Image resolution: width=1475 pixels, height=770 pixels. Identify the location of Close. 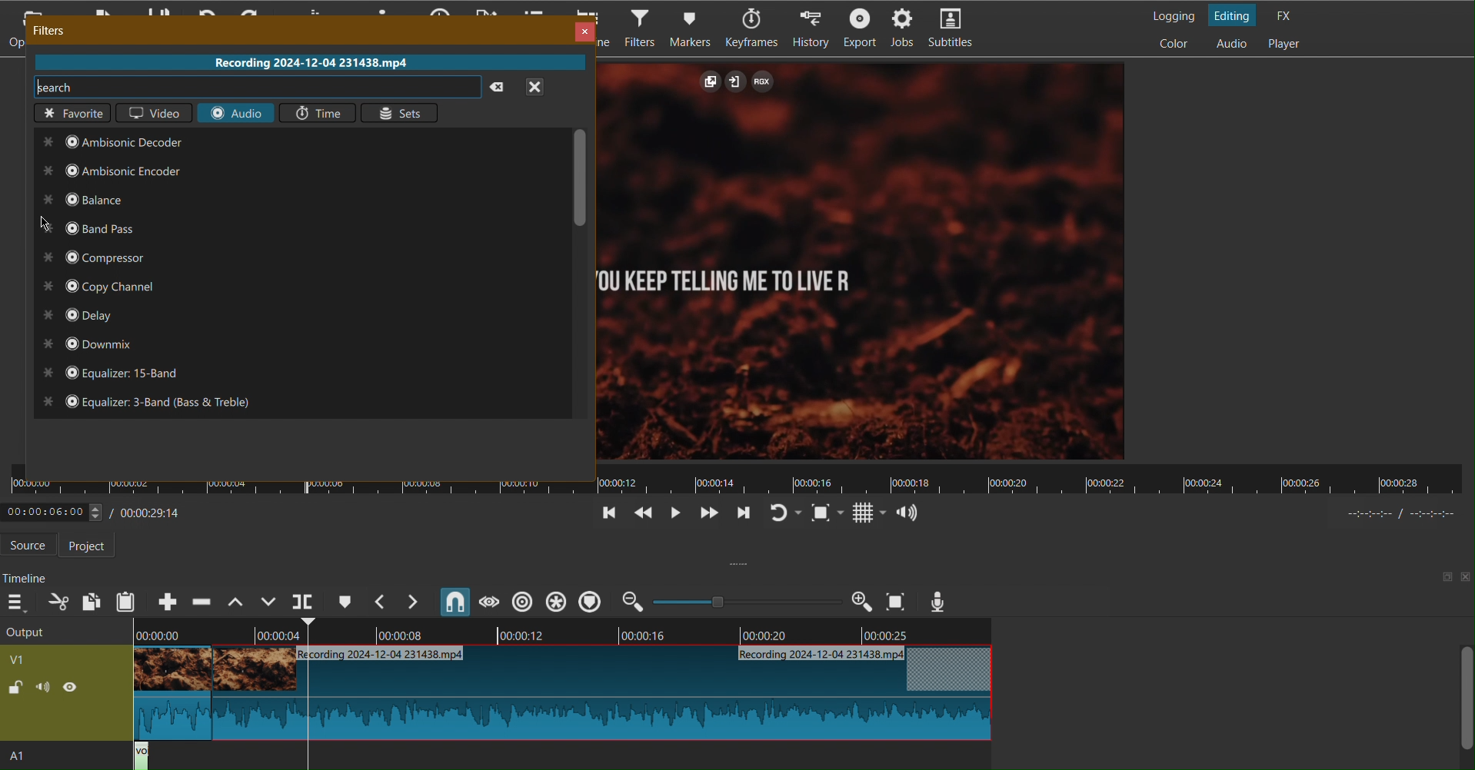
(581, 29).